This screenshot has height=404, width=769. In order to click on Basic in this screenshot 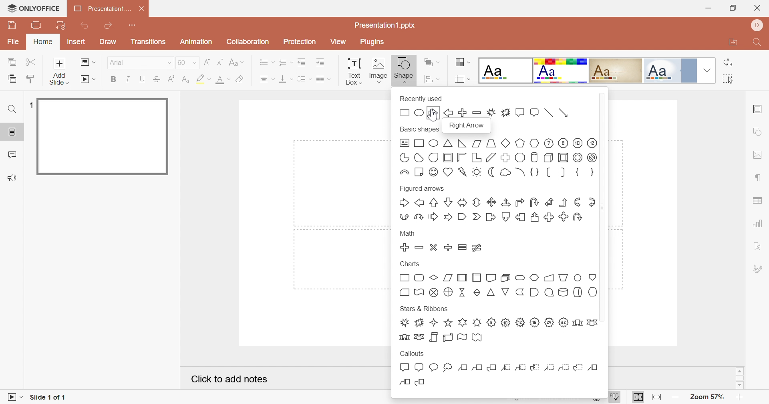, I will do `click(562, 72)`.